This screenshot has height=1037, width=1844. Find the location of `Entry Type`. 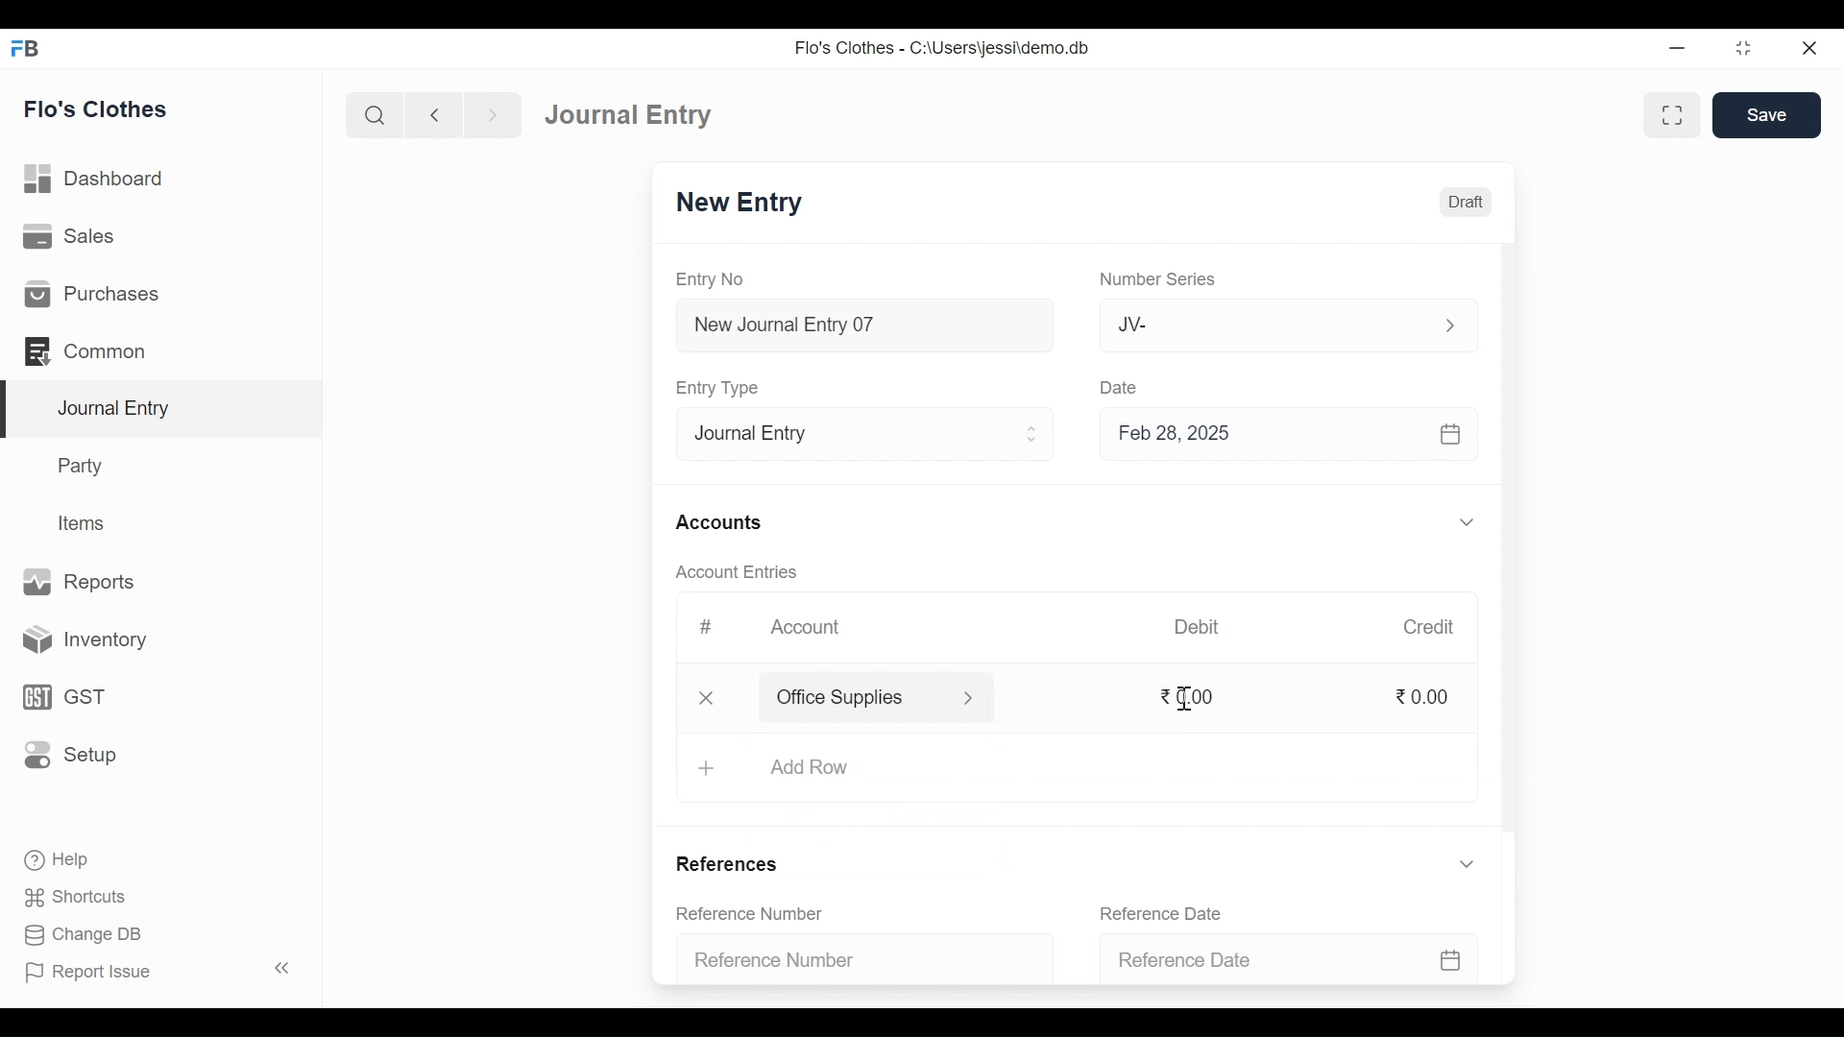

Entry Type is located at coordinates (849, 435).